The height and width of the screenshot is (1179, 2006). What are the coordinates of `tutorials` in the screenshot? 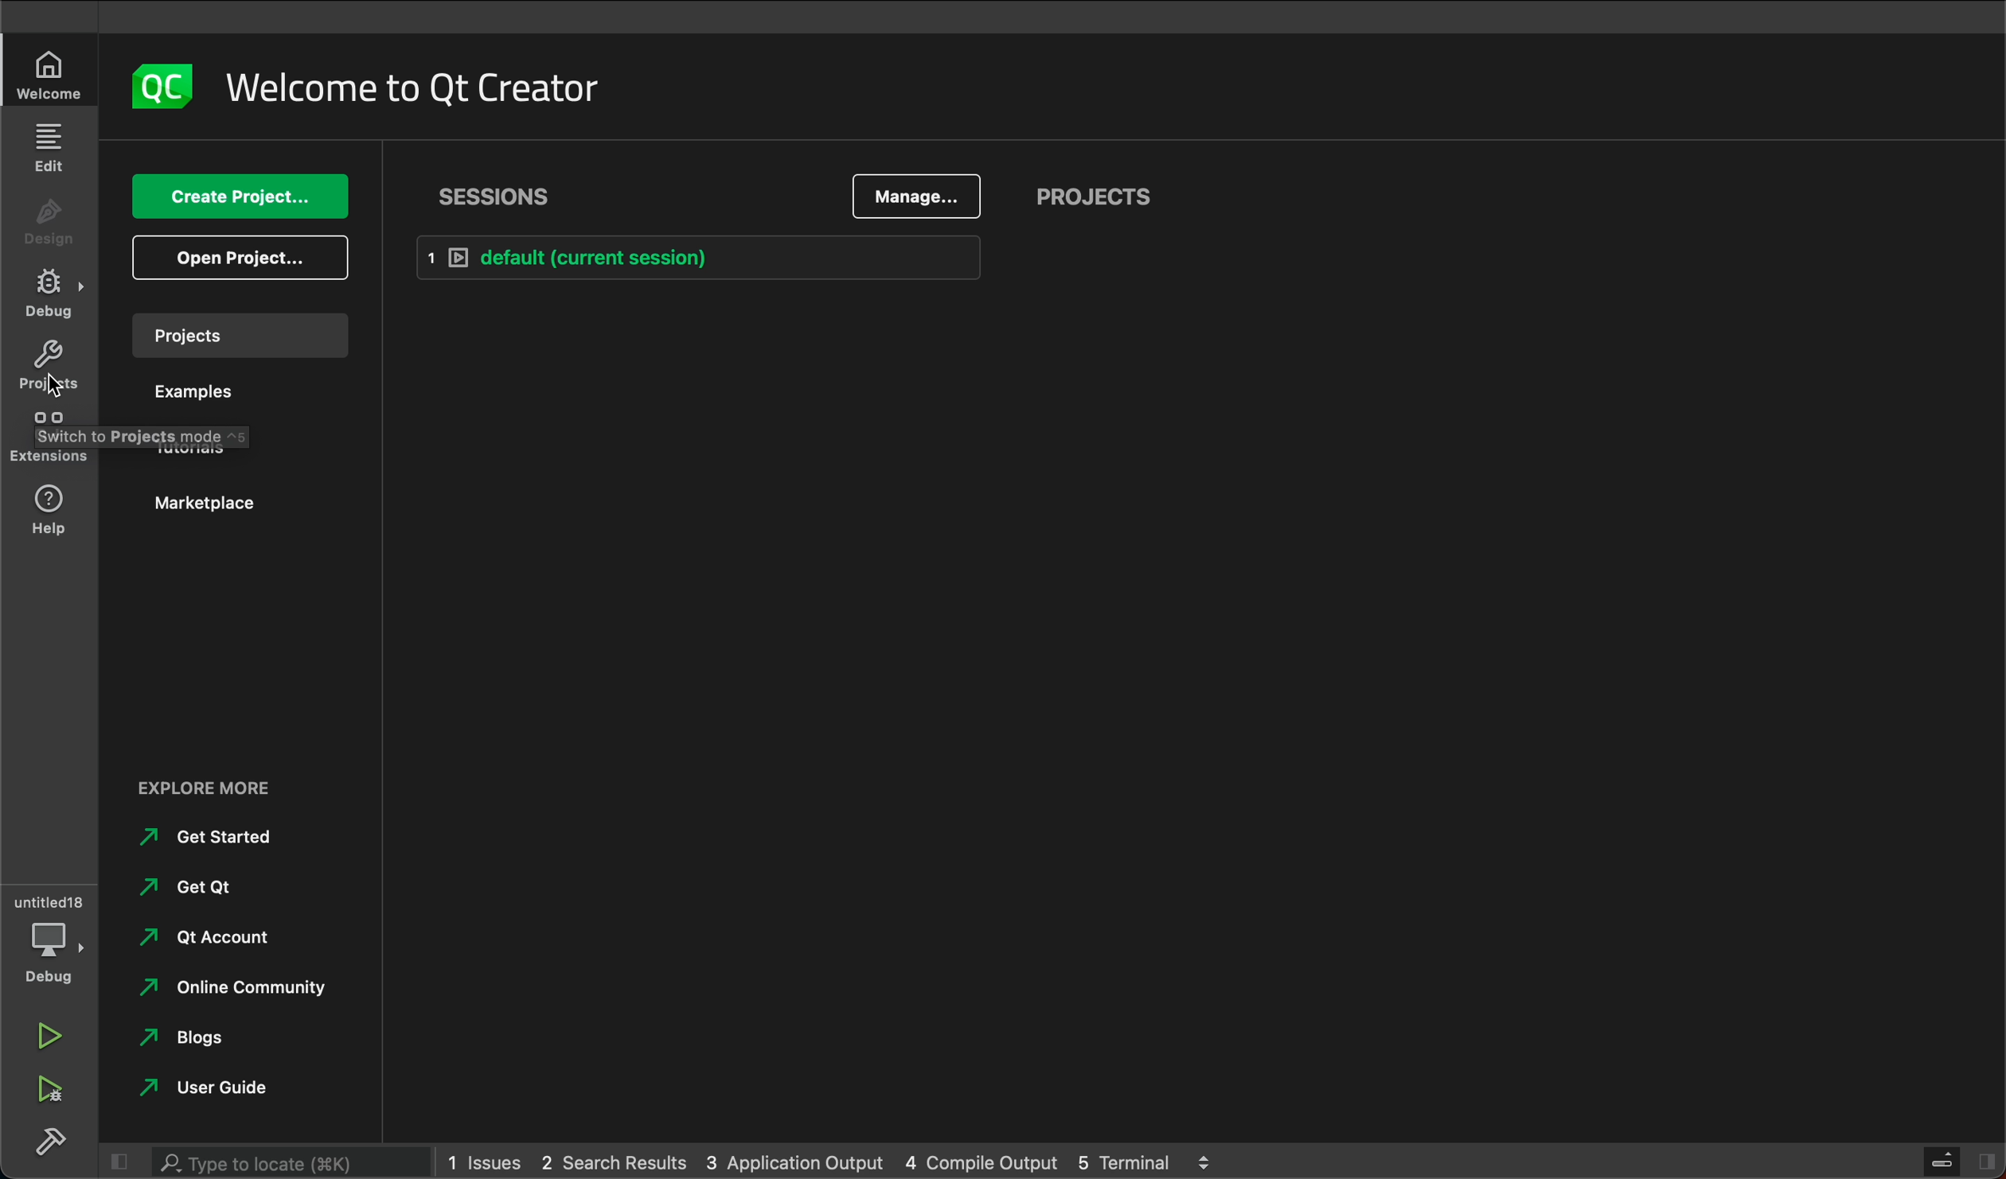 It's located at (201, 447).